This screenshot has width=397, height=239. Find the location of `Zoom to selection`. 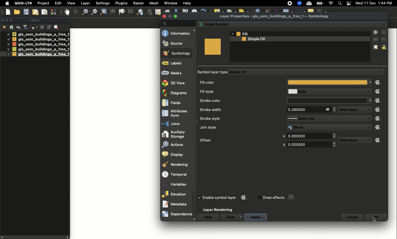

Zoom to selection is located at coordinates (112, 12).